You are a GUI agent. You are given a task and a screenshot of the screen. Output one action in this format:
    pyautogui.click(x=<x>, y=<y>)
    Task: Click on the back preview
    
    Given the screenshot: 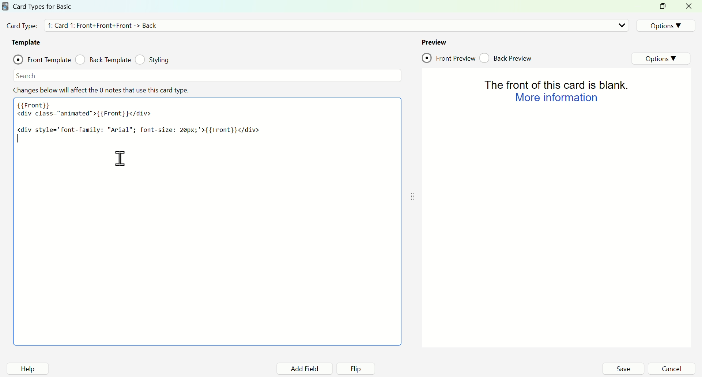 What is the action you would take?
    pyautogui.click(x=508, y=58)
    